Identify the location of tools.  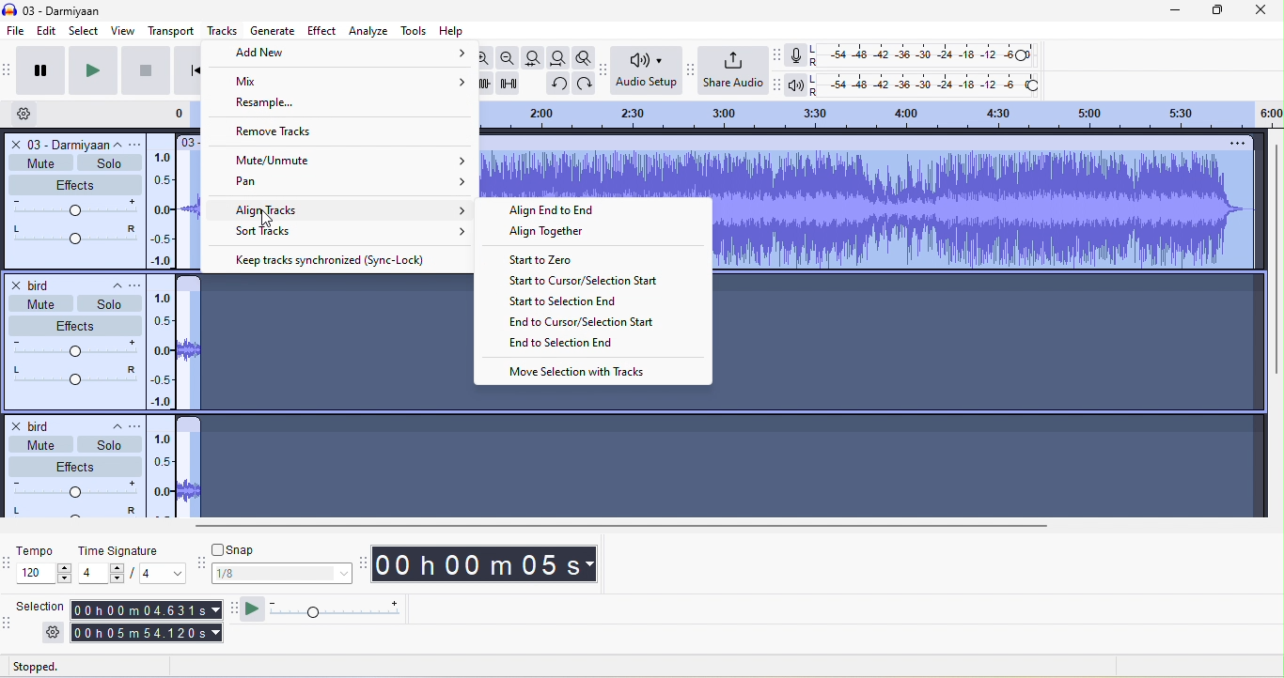
(415, 30).